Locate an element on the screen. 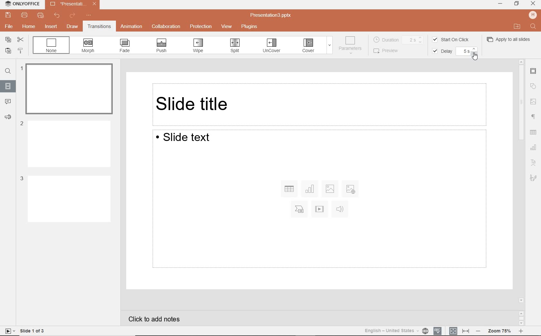 The width and height of the screenshot is (541, 336). slide settings is located at coordinates (533, 72).